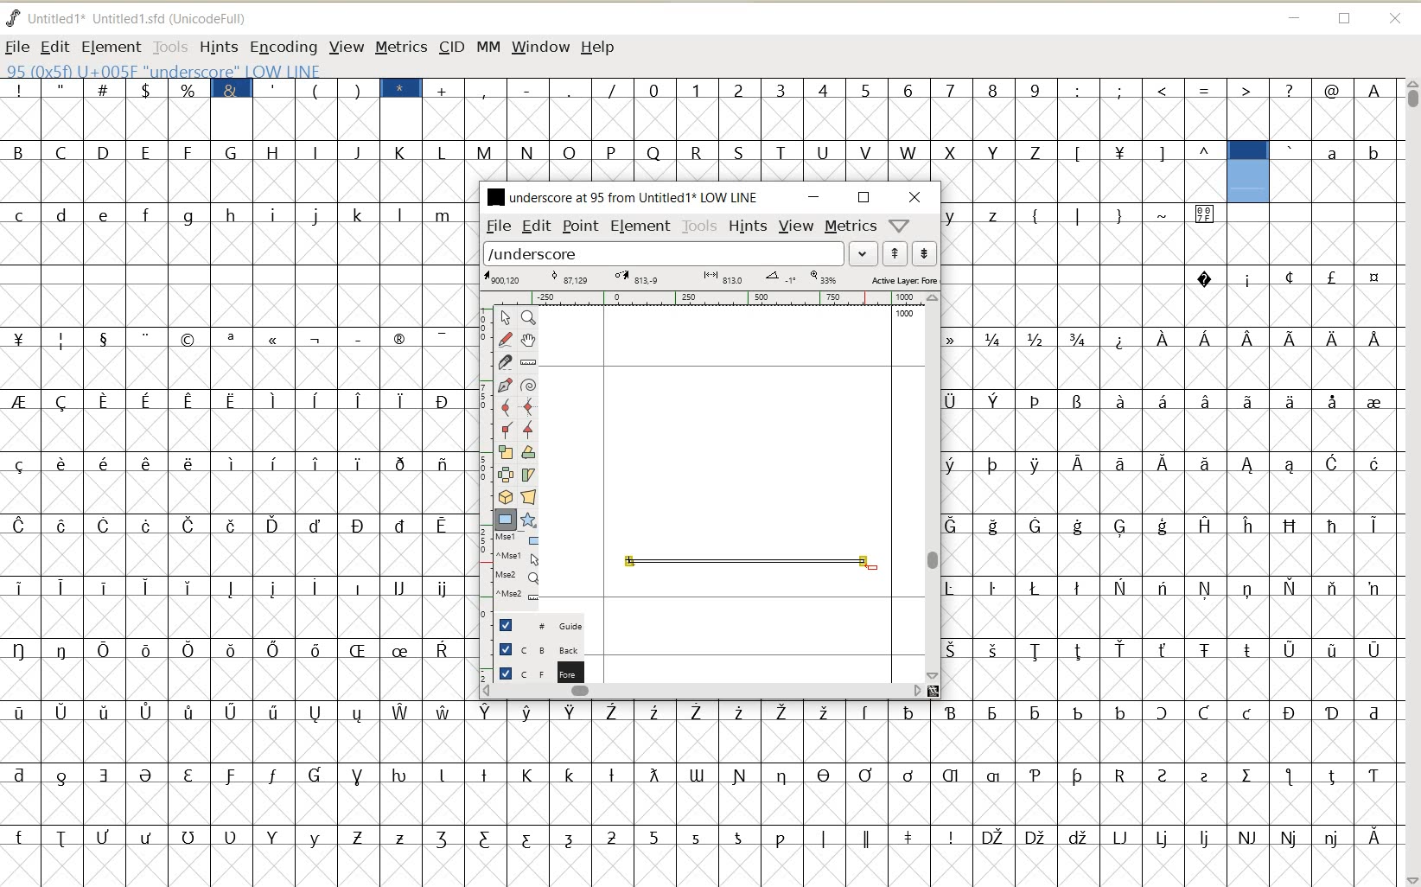 The height and width of the screenshot is (887, 1421). Describe the element at coordinates (529, 362) in the screenshot. I see `measure a distance, angle between points` at that location.